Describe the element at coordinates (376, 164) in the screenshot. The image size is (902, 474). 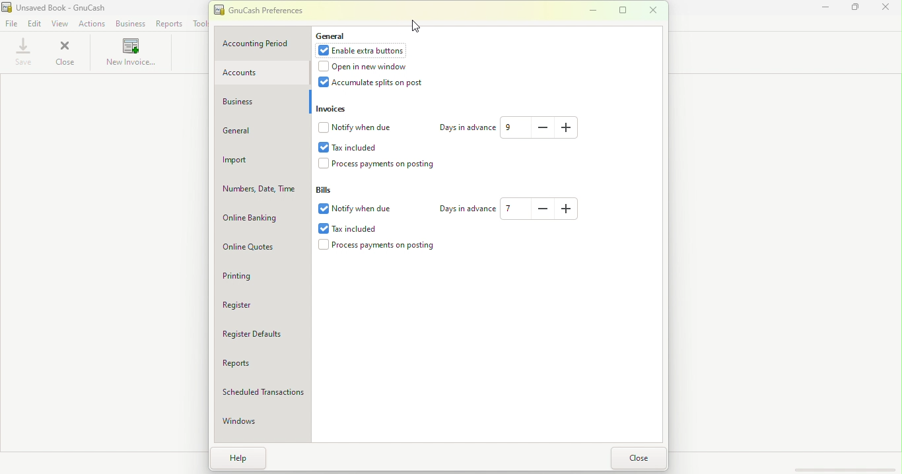
I see `Process payments on postings` at that location.